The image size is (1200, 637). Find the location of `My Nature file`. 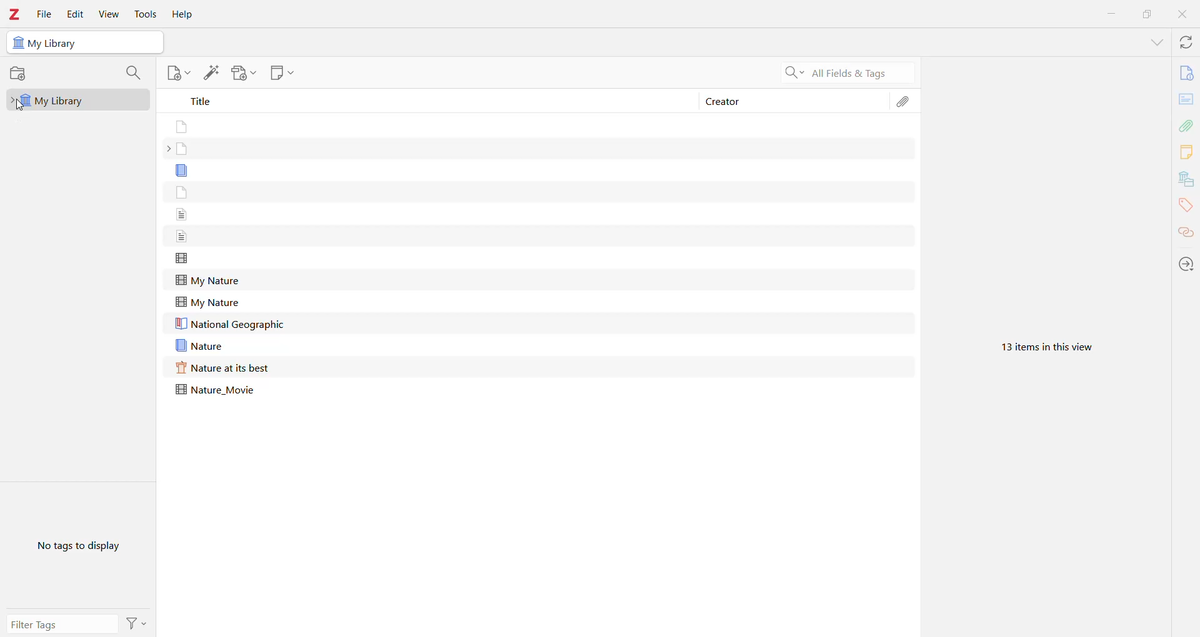

My Nature file is located at coordinates (208, 280).